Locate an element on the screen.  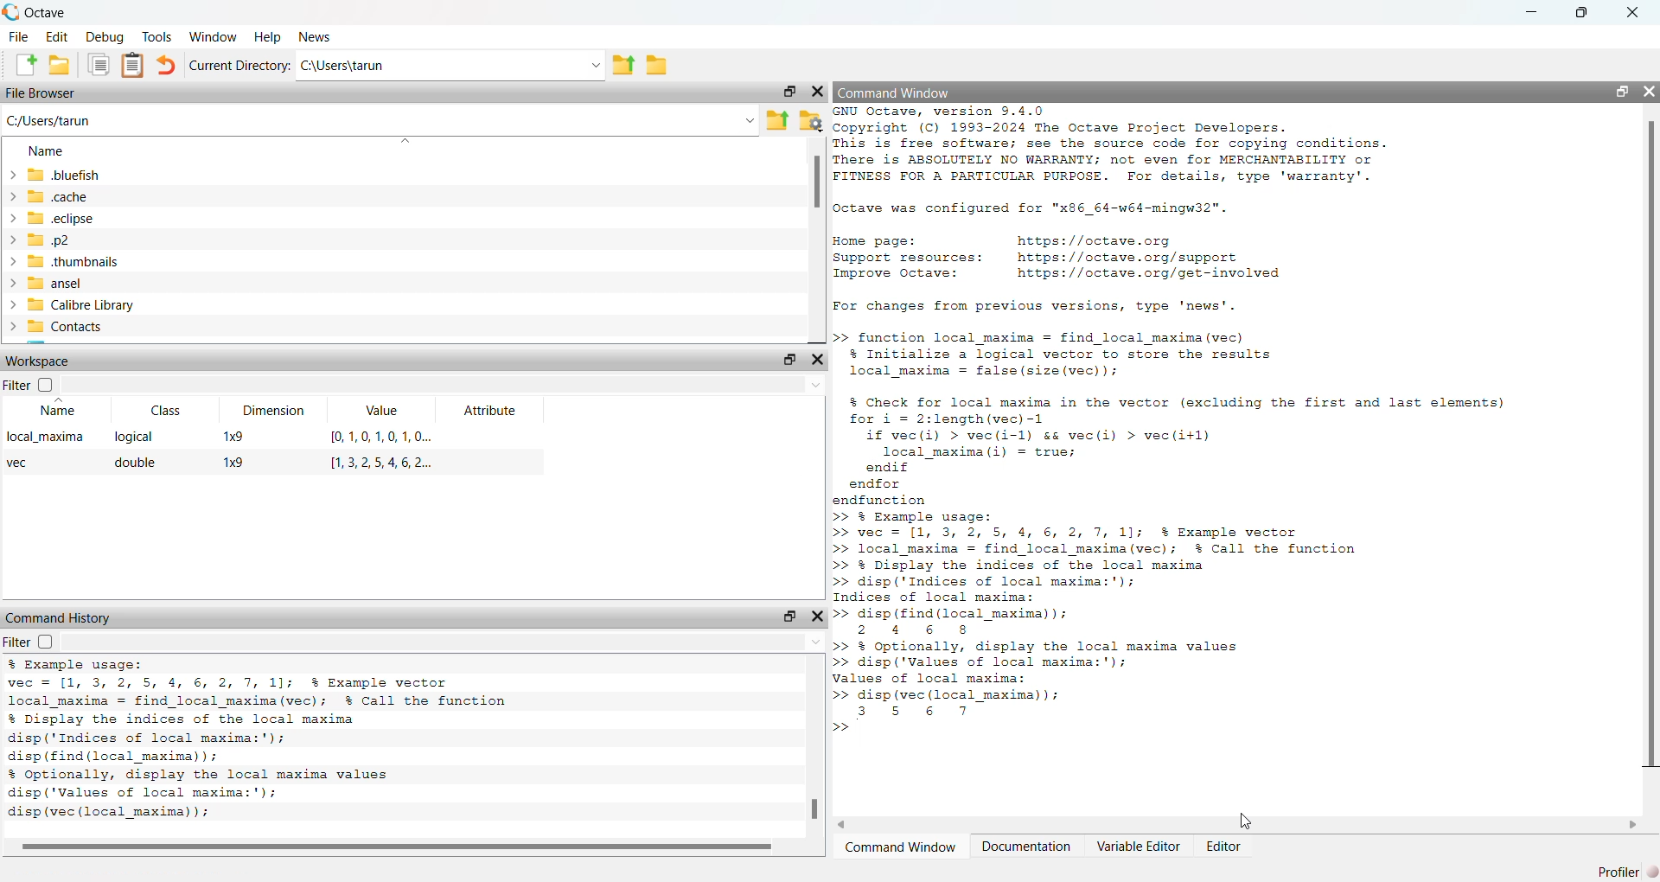
Workspace is located at coordinates (39, 361).